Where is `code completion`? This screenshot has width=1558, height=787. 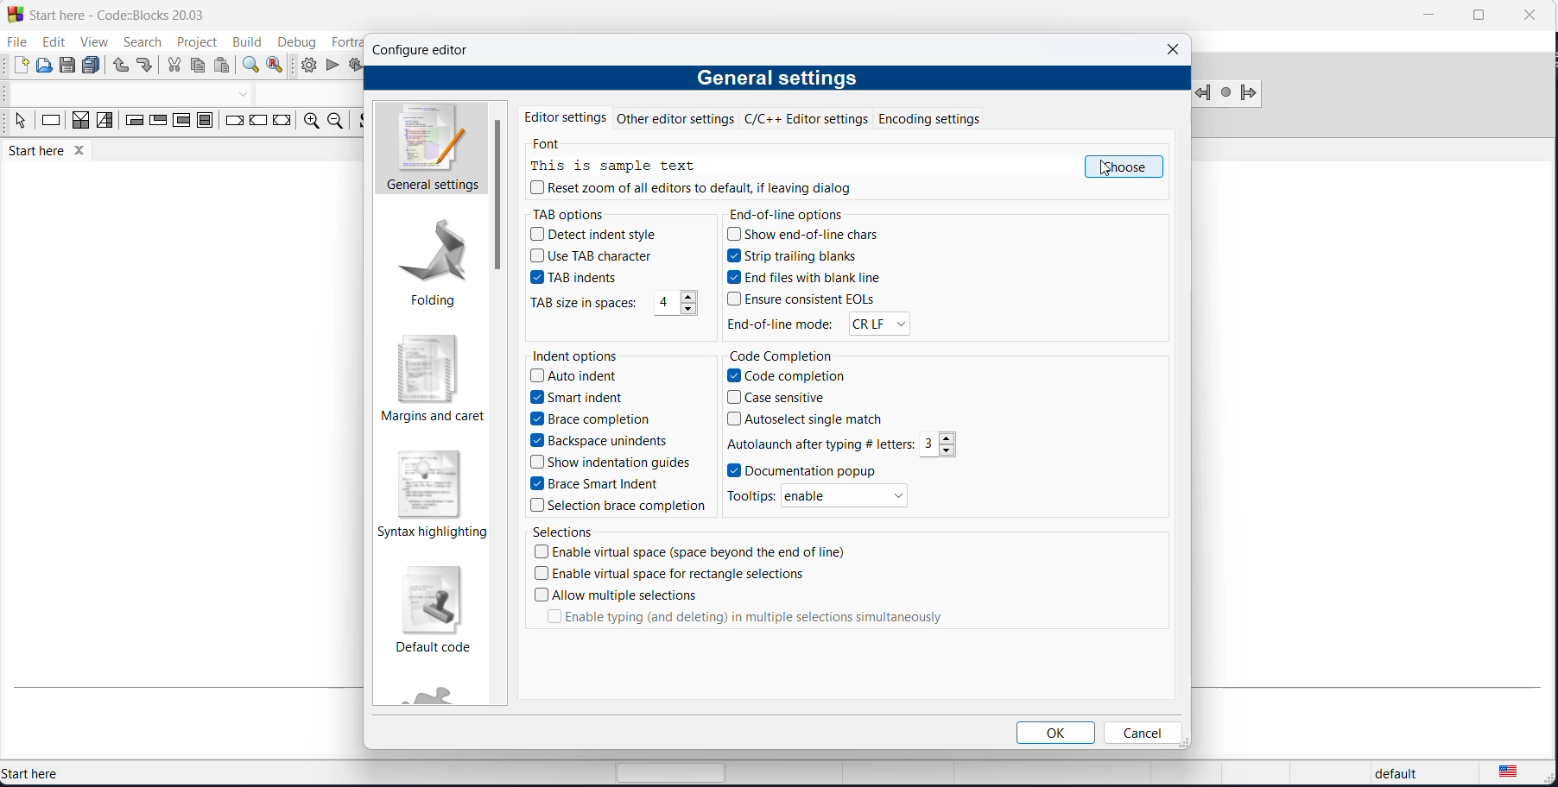 code completion is located at coordinates (788, 355).